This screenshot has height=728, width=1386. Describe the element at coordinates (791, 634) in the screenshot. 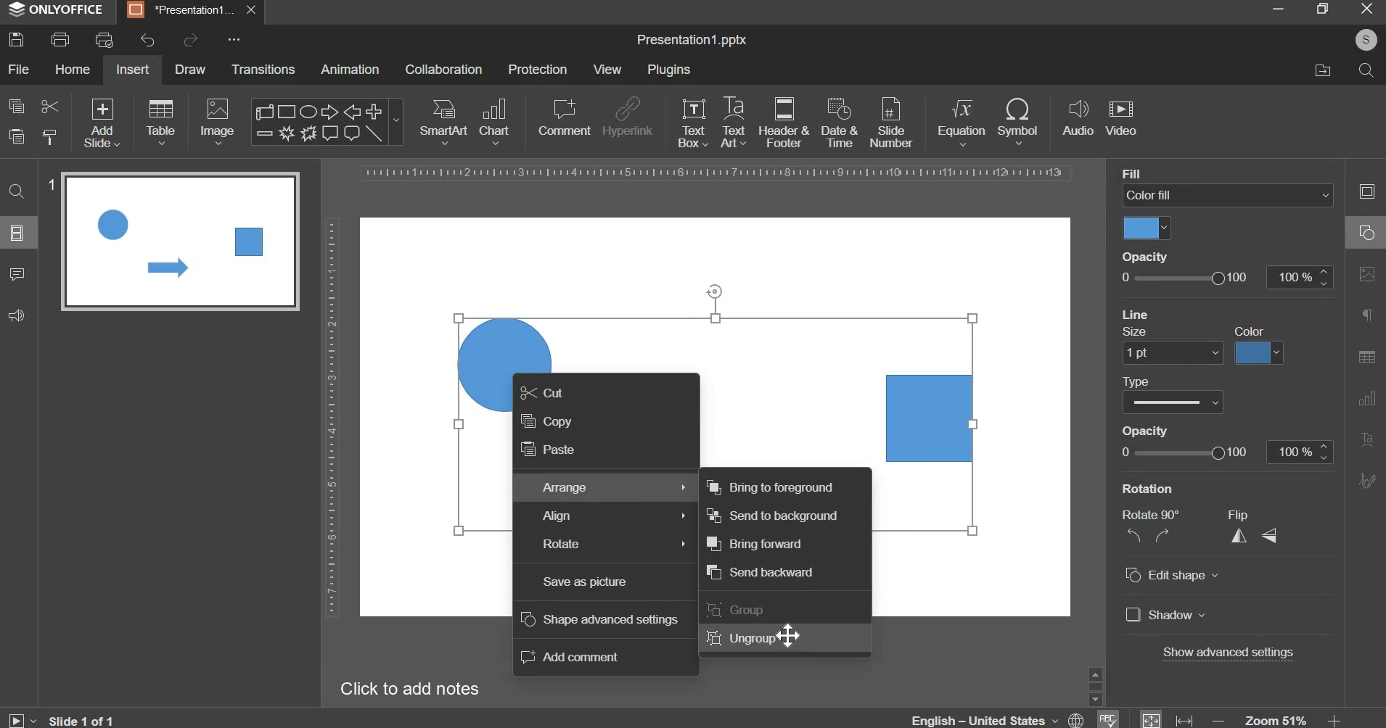

I see `cursor` at that location.